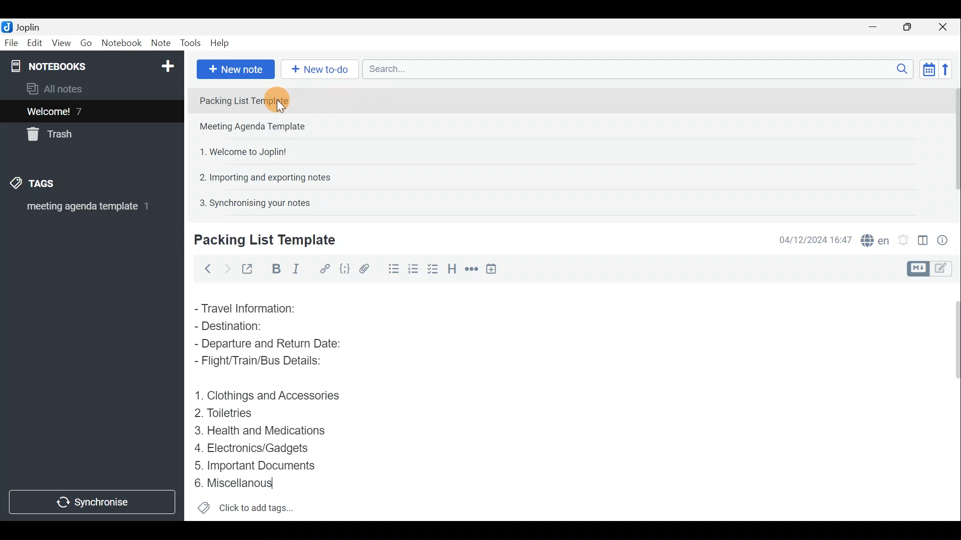  Describe the element at coordinates (269, 395) in the screenshot. I see `Clothings and Accessories` at that location.